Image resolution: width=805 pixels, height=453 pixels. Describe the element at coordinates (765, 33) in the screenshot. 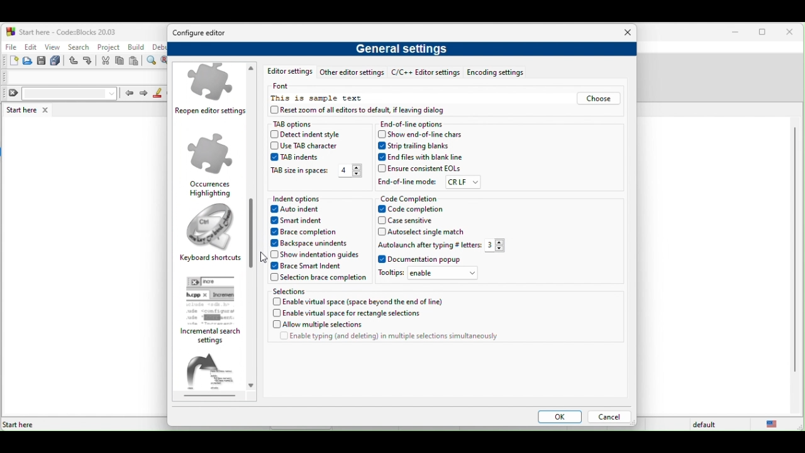

I see `maximize` at that location.